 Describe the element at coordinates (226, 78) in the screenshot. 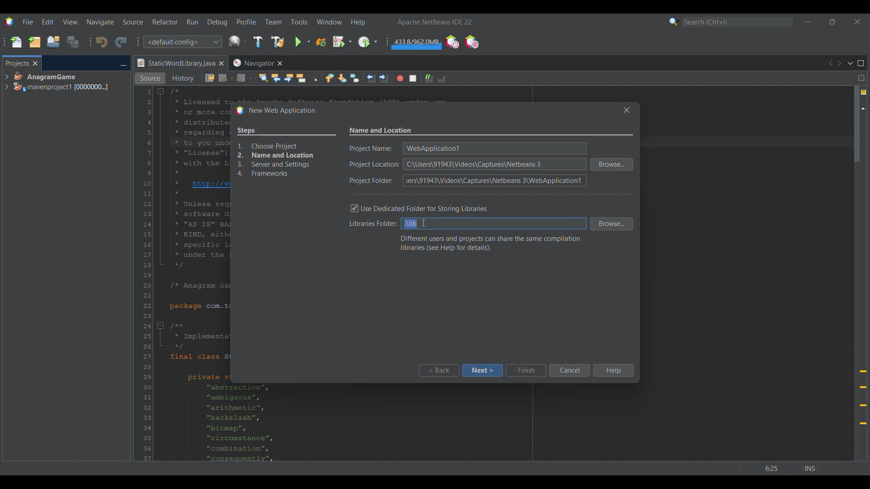

I see `Back` at that location.